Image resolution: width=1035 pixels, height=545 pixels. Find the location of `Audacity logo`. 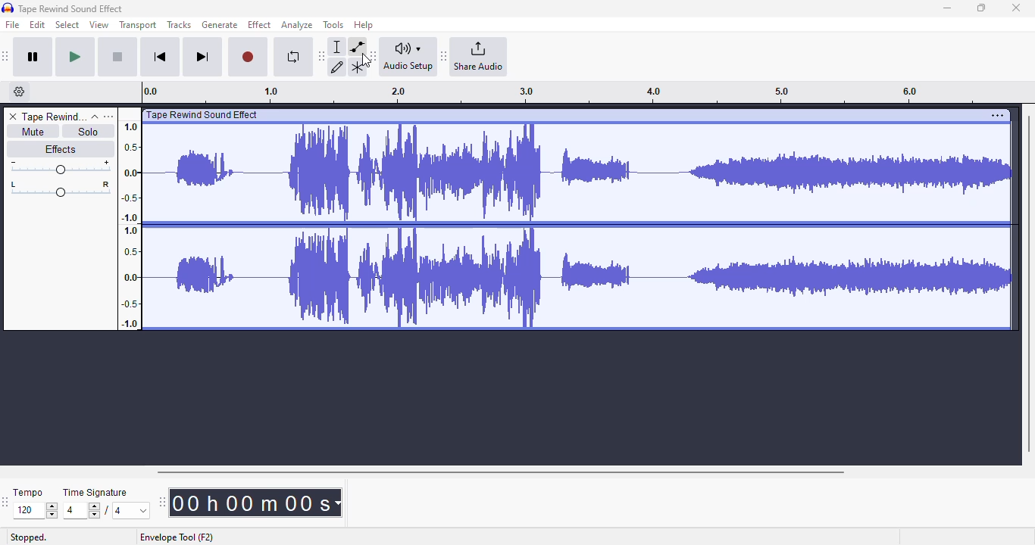

Audacity logo is located at coordinates (8, 8).